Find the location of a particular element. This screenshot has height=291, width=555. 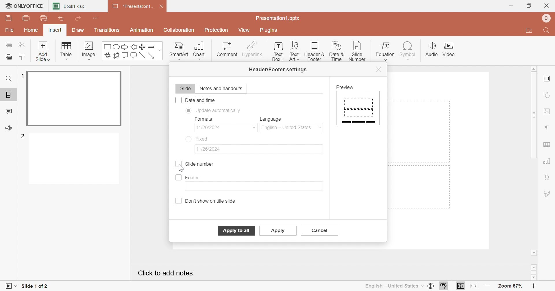

Slide settings is located at coordinates (548, 79).